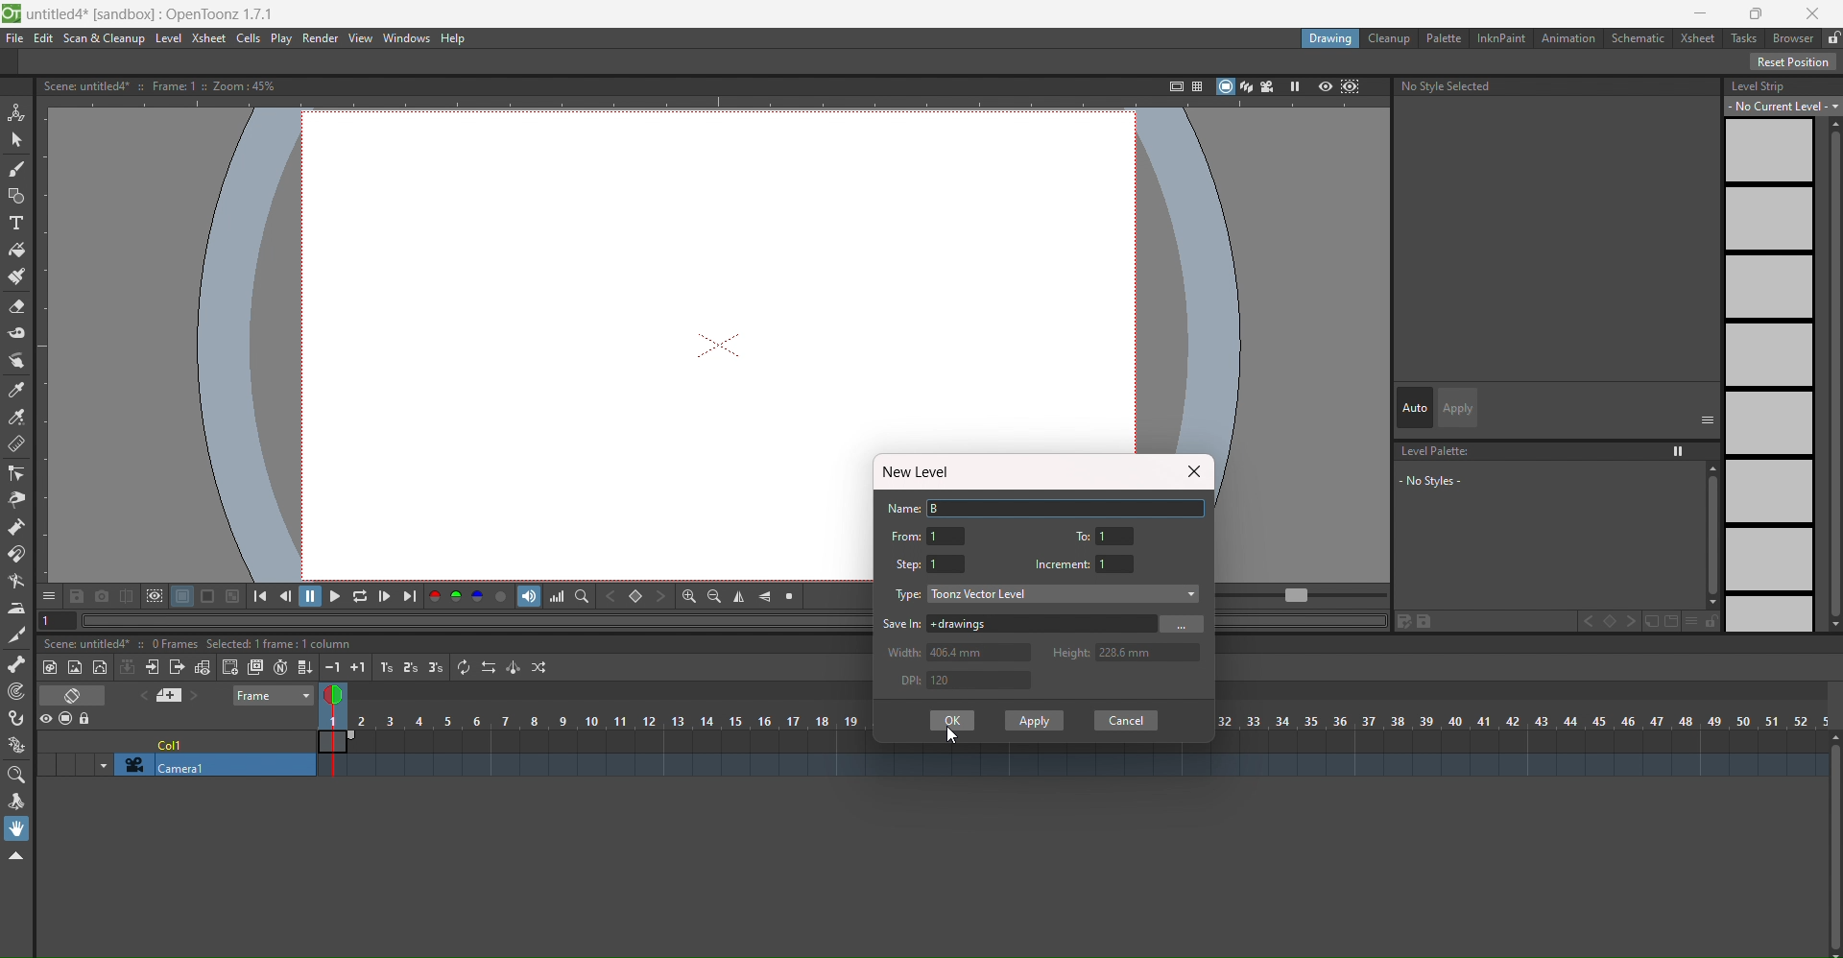 The image size is (1843, 958). Describe the element at coordinates (52, 667) in the screenshot. I see `new toonz raster level` at that location.